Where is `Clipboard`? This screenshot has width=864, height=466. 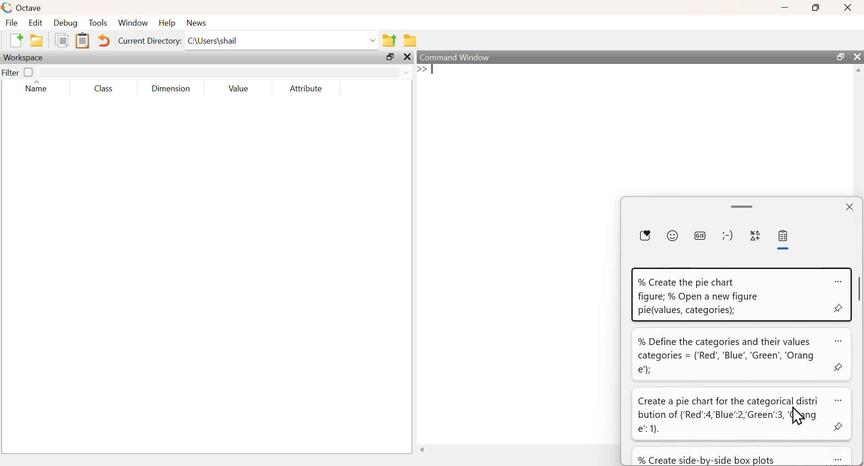
Clipboard is located at coordinates (82, 41).